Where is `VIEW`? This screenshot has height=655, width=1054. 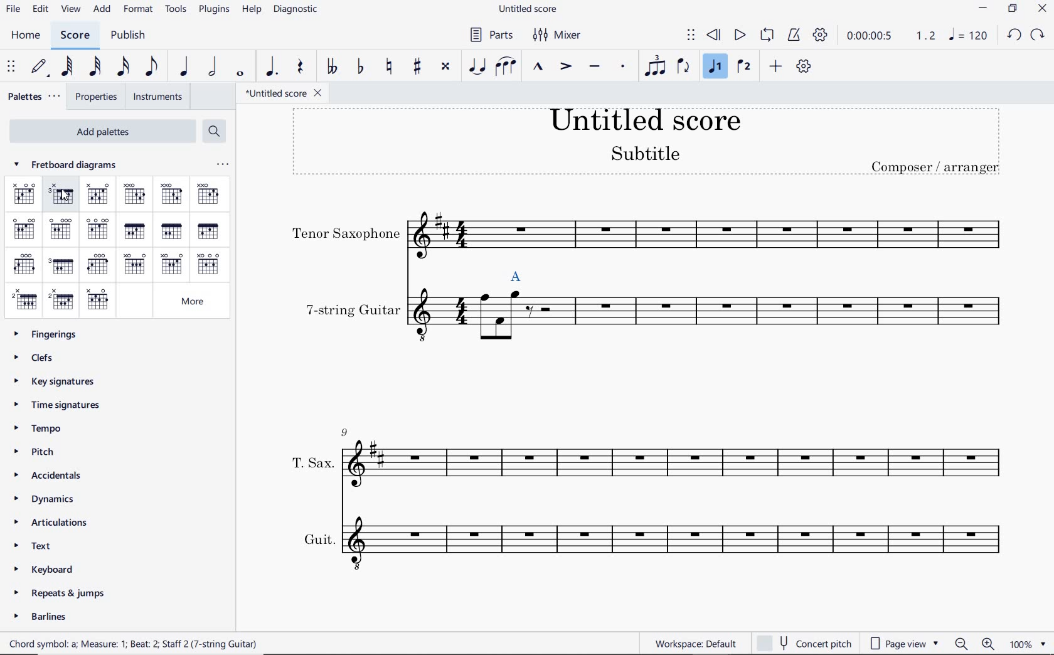 VIEW is located at coordinates (70, 9).